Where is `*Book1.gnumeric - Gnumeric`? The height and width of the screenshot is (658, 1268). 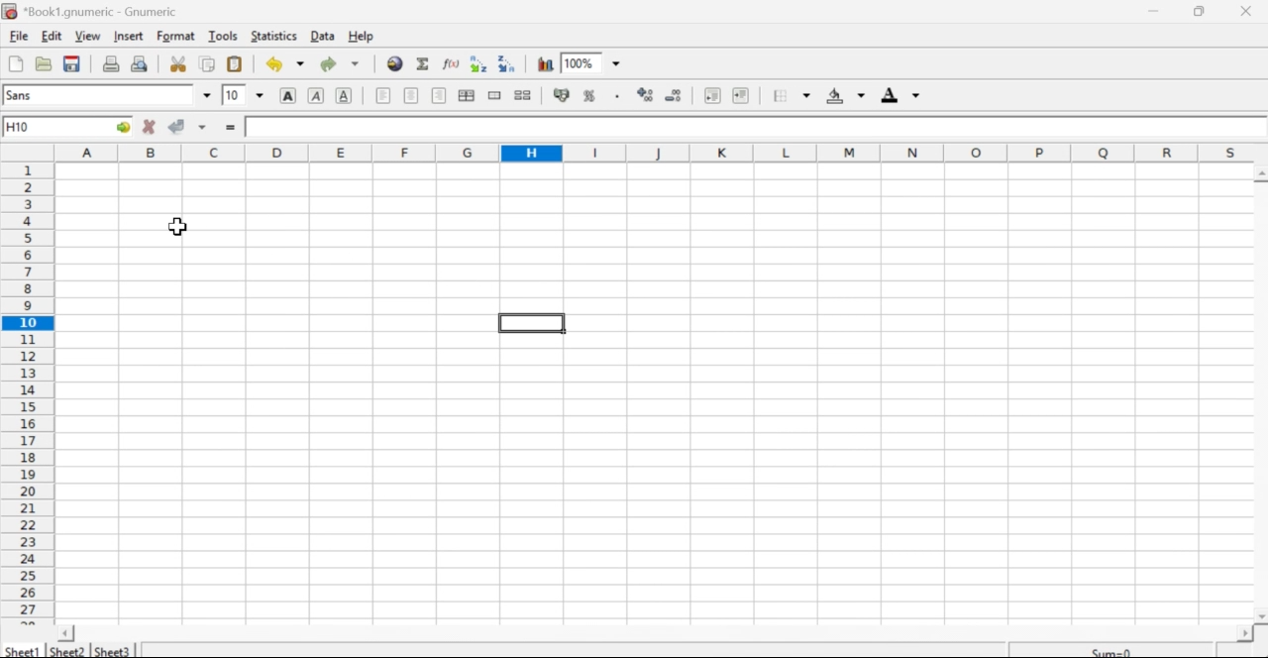 *Book1.gnumeric - Gnumeric is located at coordinates (106, 11).